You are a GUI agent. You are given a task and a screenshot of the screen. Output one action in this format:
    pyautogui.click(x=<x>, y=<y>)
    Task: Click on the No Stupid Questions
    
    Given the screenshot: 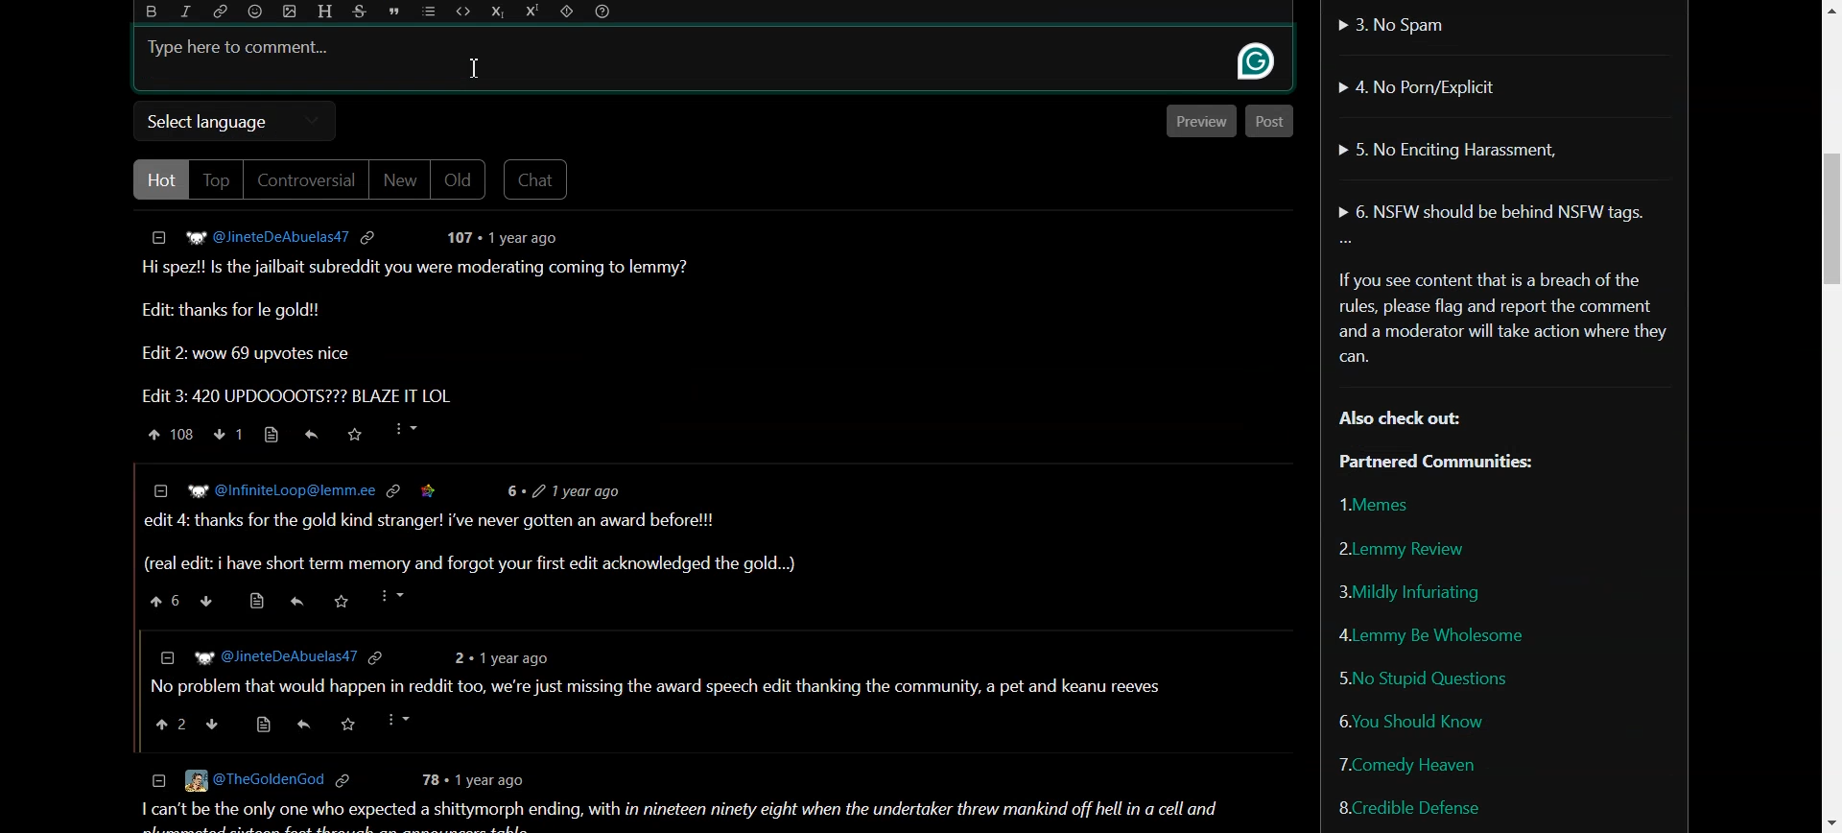 What is the action you would take?
    pyautogui.click(x=1426, y=677)
    